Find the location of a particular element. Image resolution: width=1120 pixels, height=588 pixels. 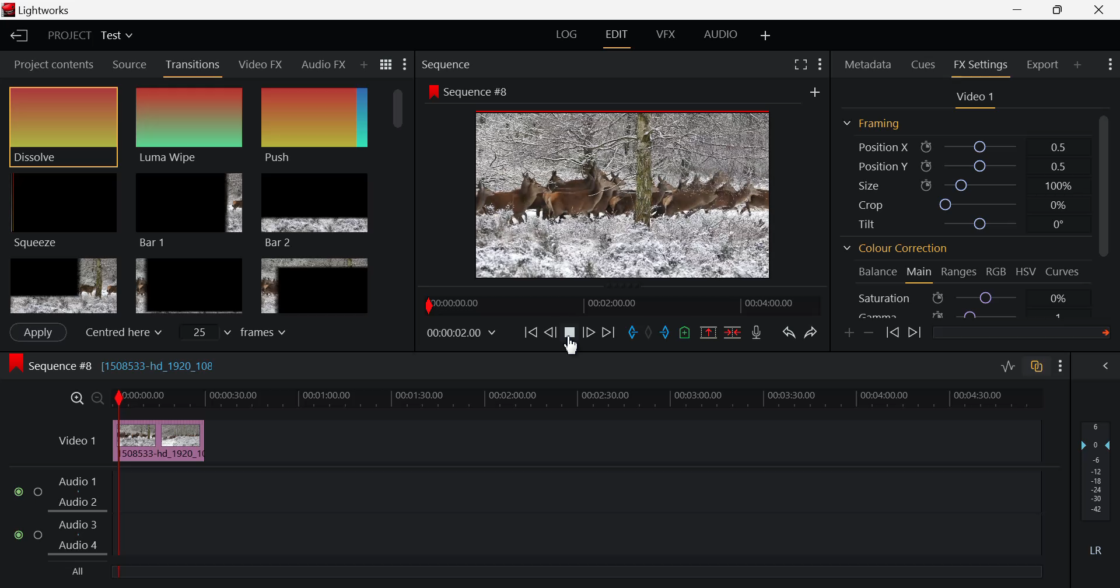

Video 1 settings open is located at coordinates (977, 98).